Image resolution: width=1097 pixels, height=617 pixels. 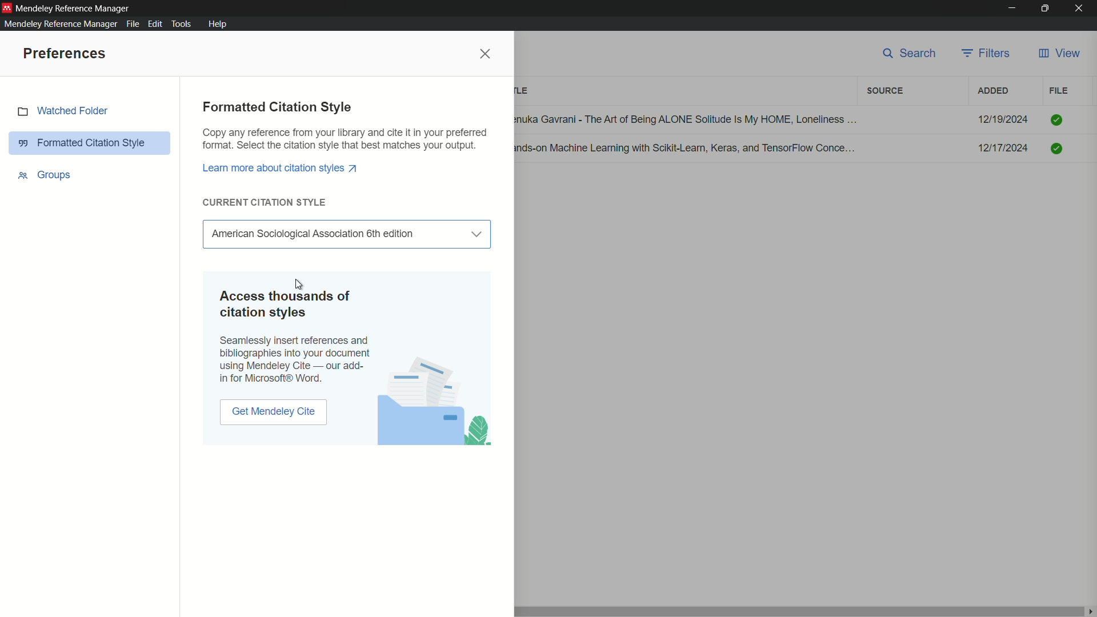 I want to click on preferences, so click(x=66, y=54).